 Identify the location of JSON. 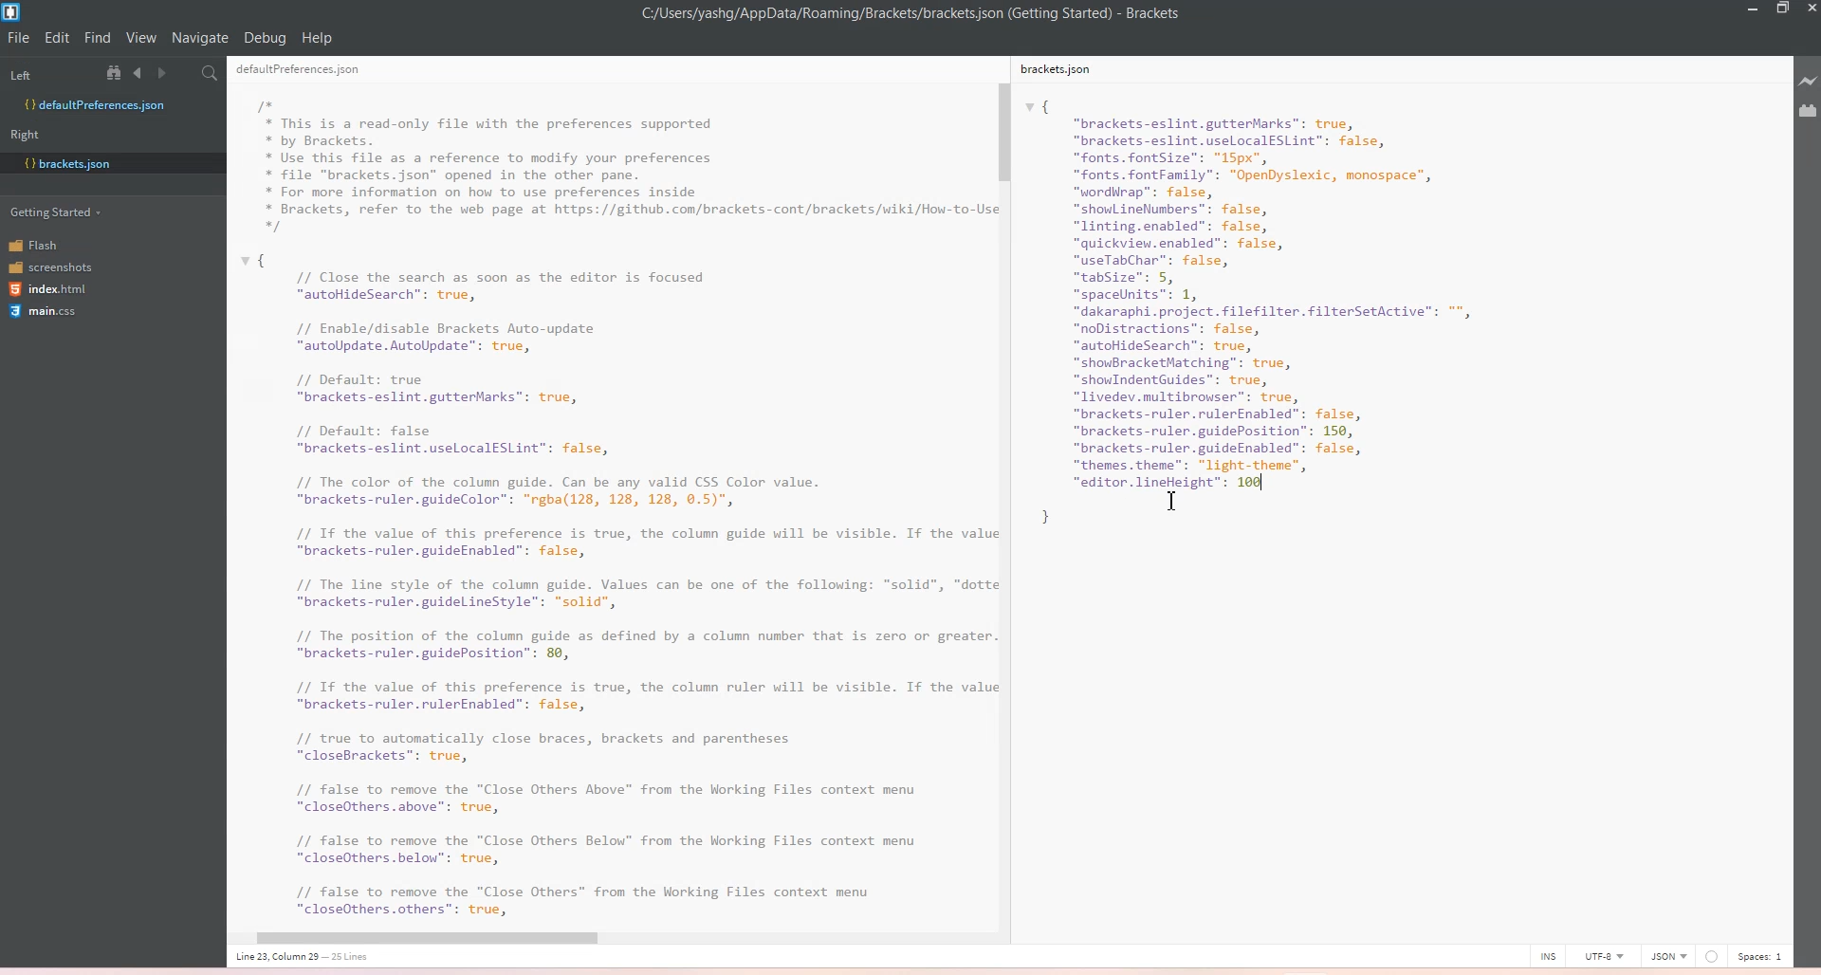
(1668, 954).